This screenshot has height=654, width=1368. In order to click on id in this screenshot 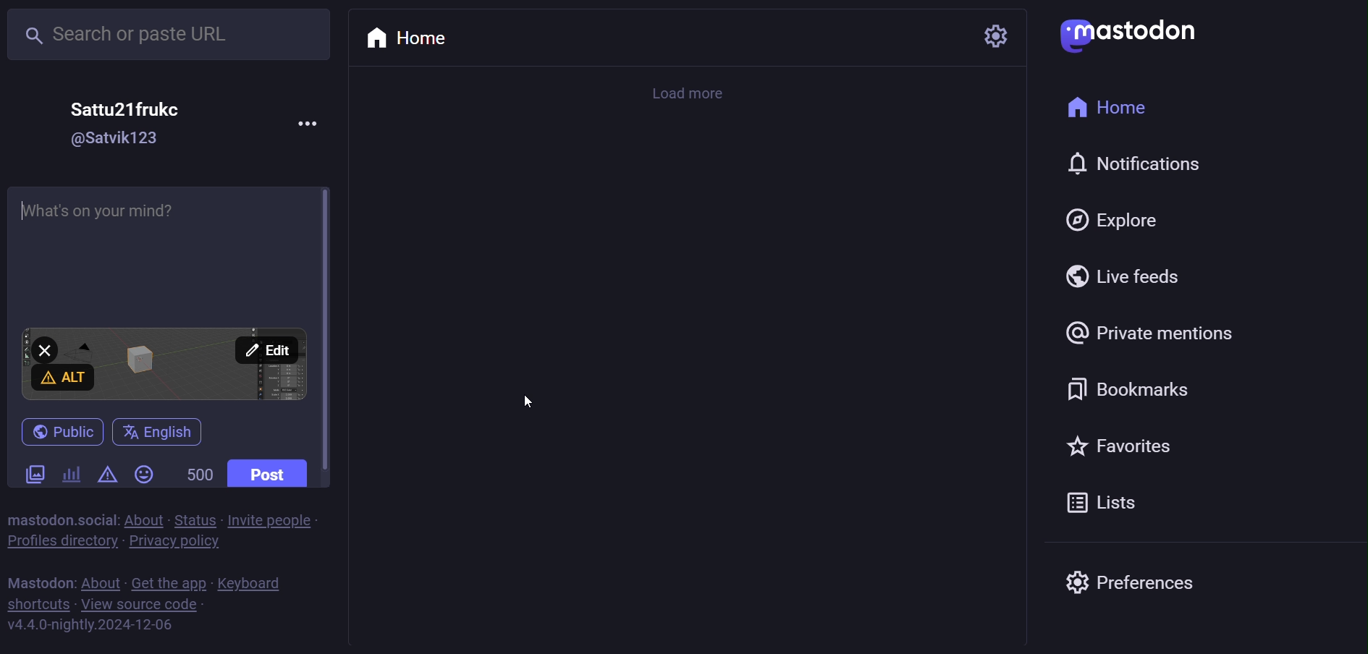, I will do `click(117, 142)`.